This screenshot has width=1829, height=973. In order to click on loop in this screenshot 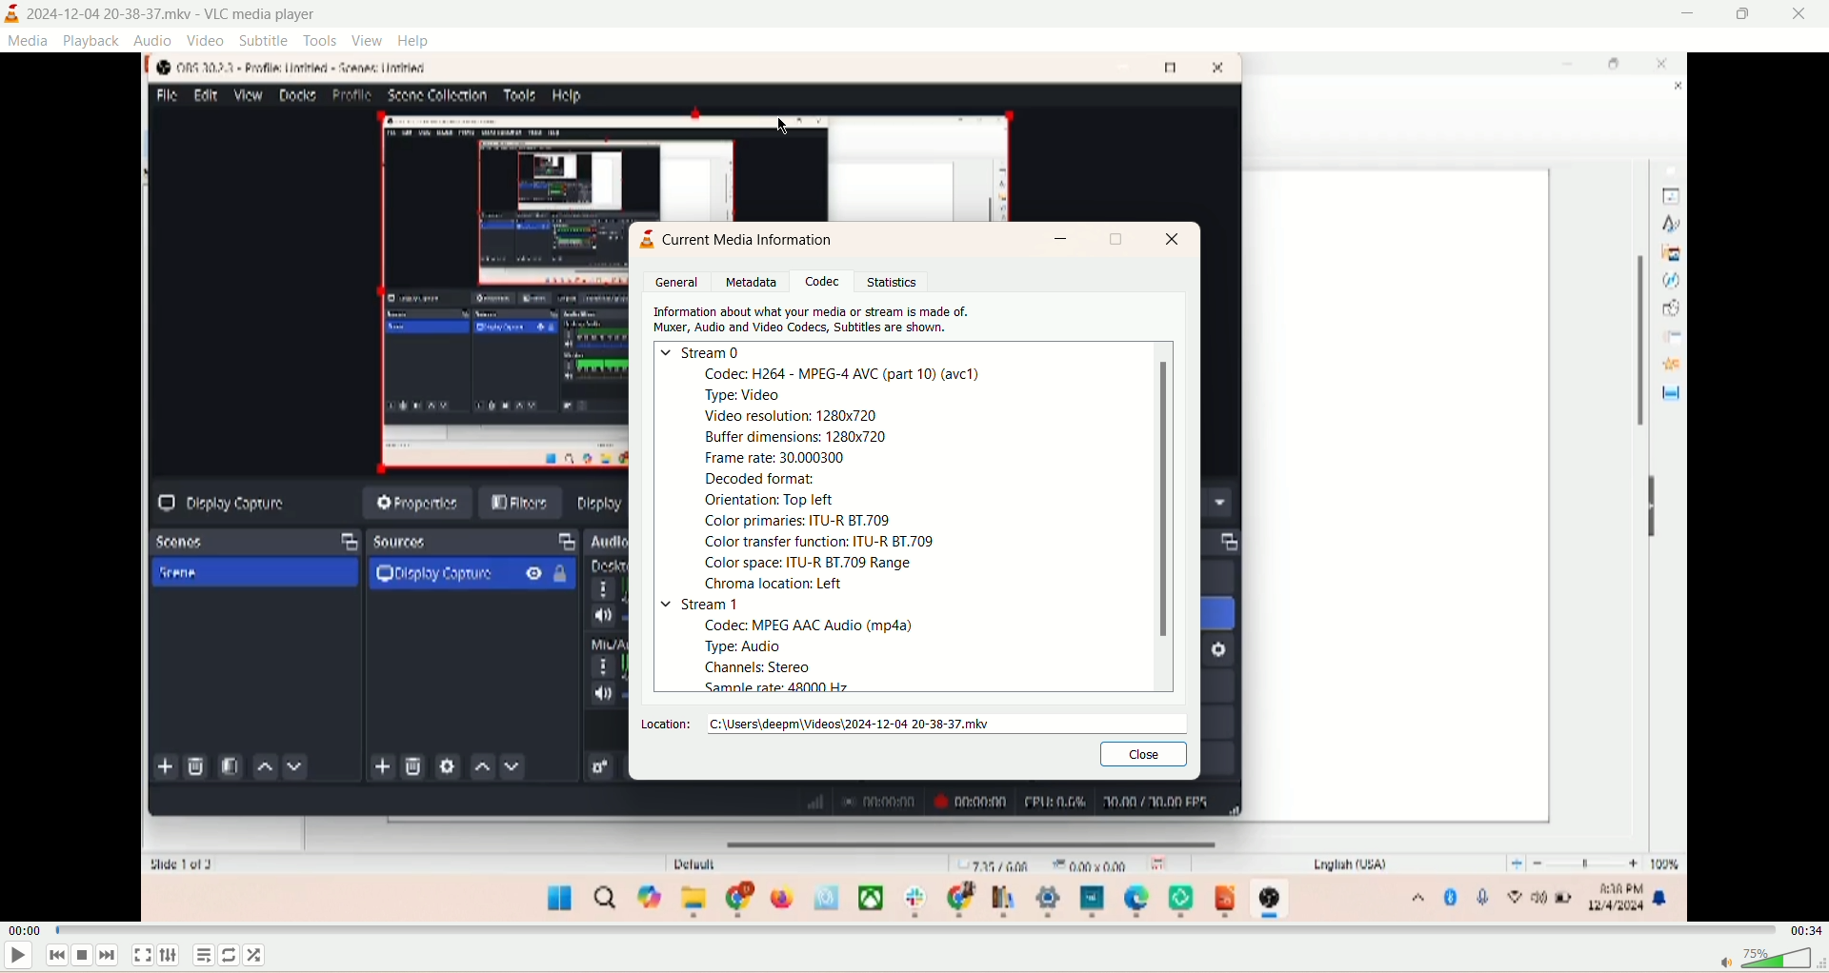, I will do `click(236, 954)`.